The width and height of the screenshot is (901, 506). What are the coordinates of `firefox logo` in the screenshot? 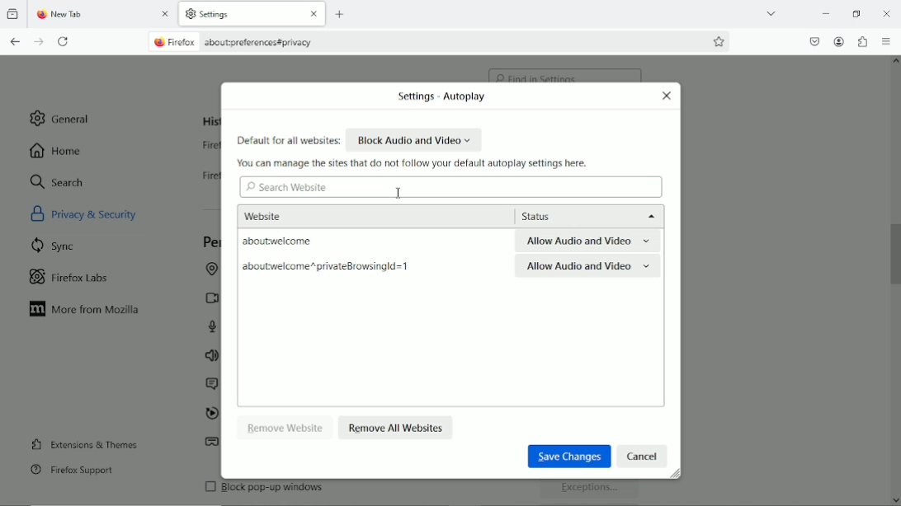 It's located at (158, 43).